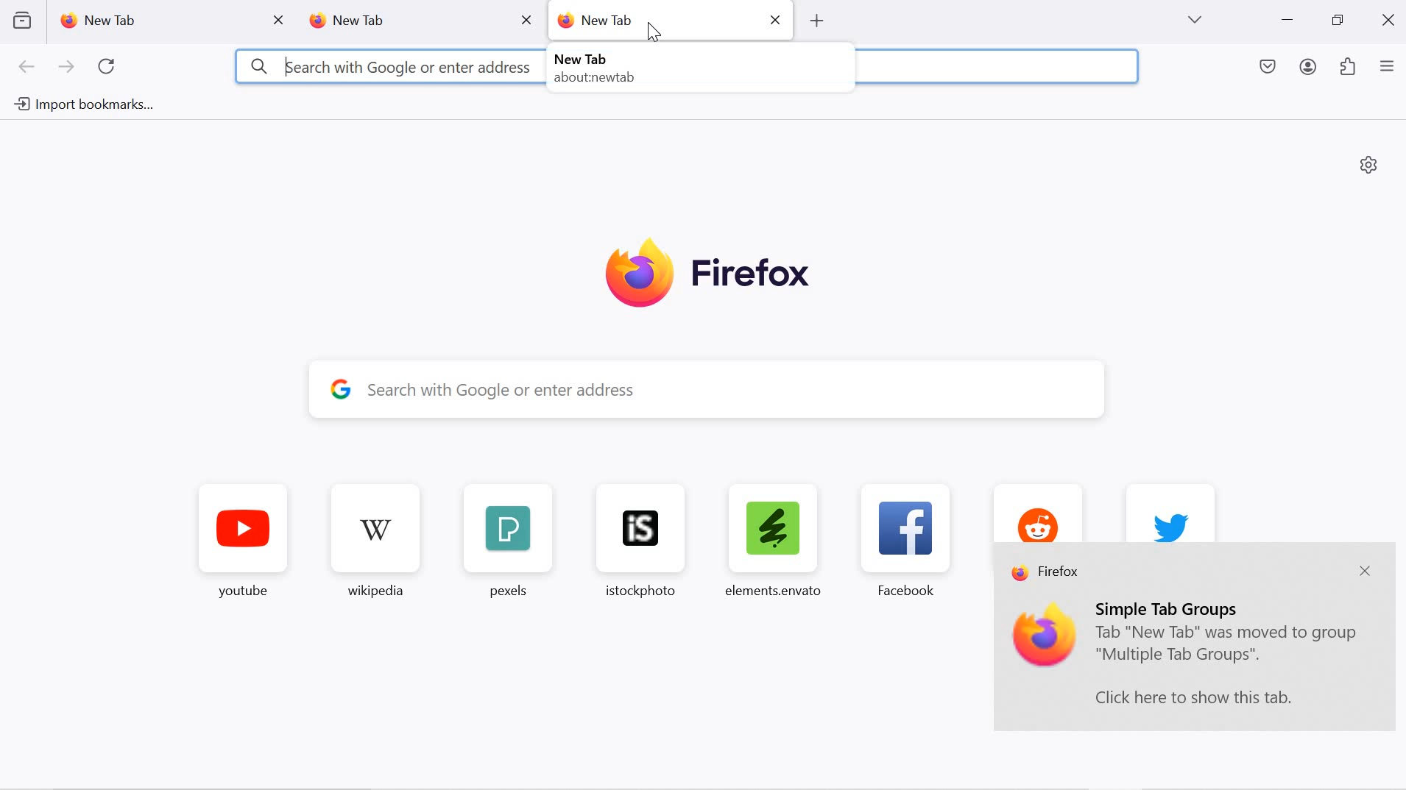 The image size is (1406, 790). I want to click on import bookmarks, so click(81, 105).